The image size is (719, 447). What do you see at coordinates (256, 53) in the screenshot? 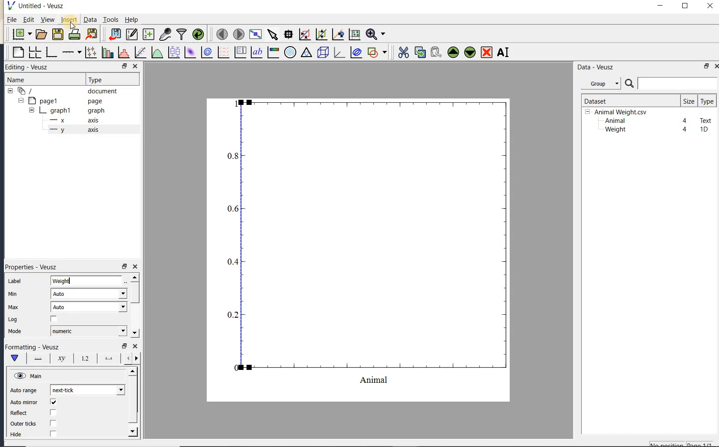
I see `text label` at bounding box center [256, 53].